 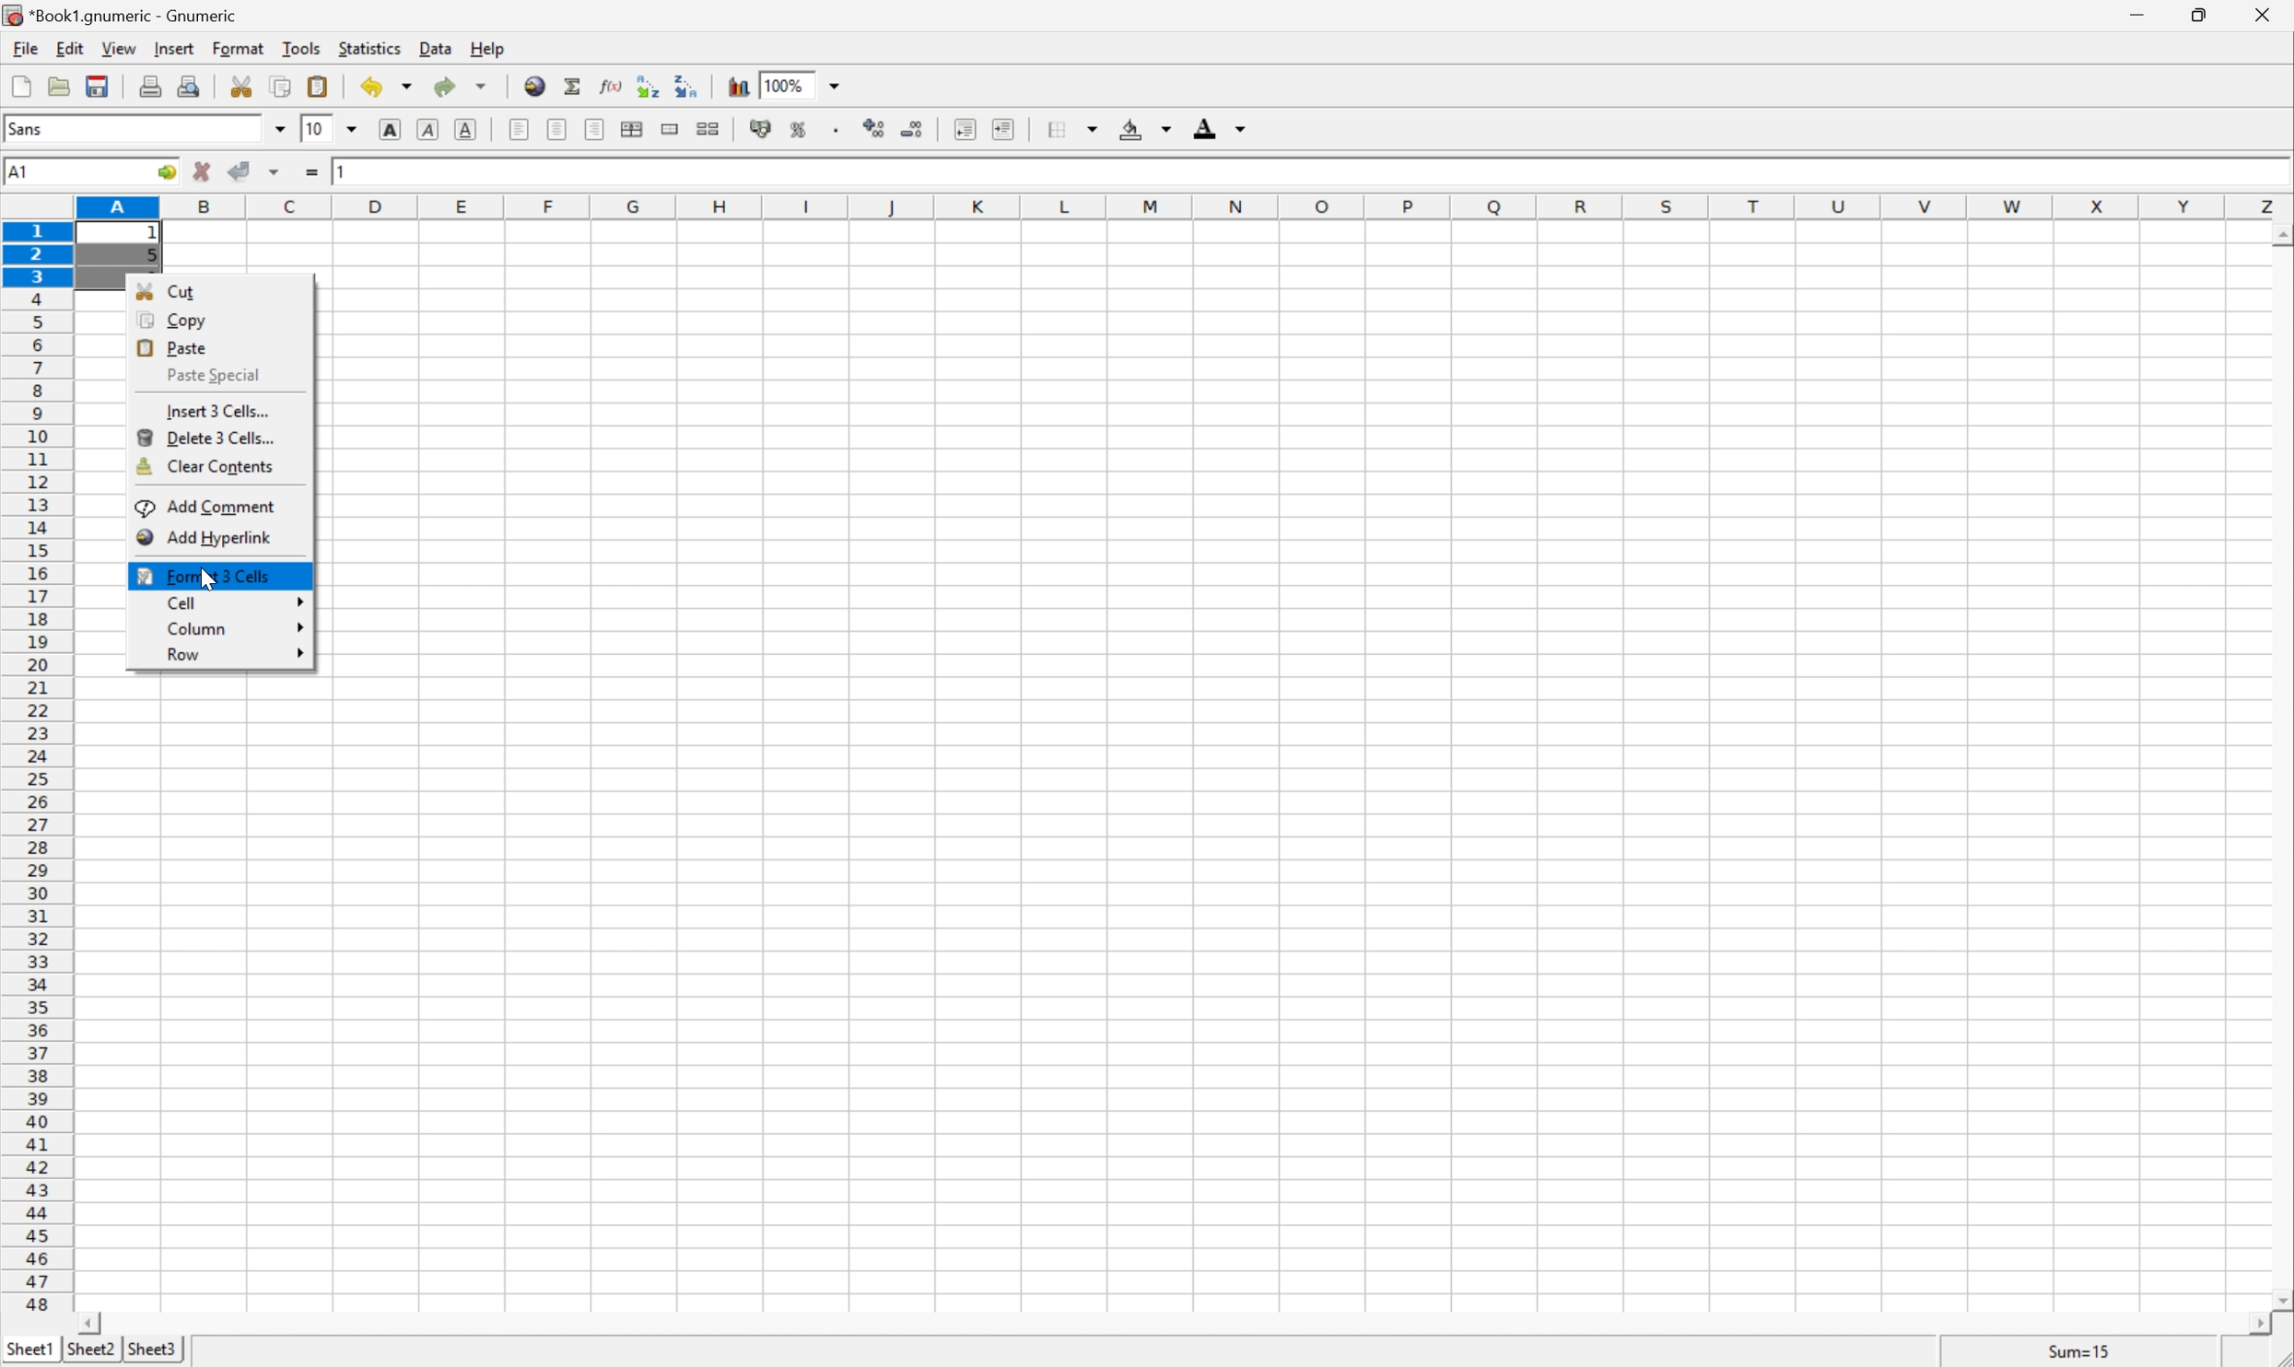 I want to click on file, so click(x=22, y=46).